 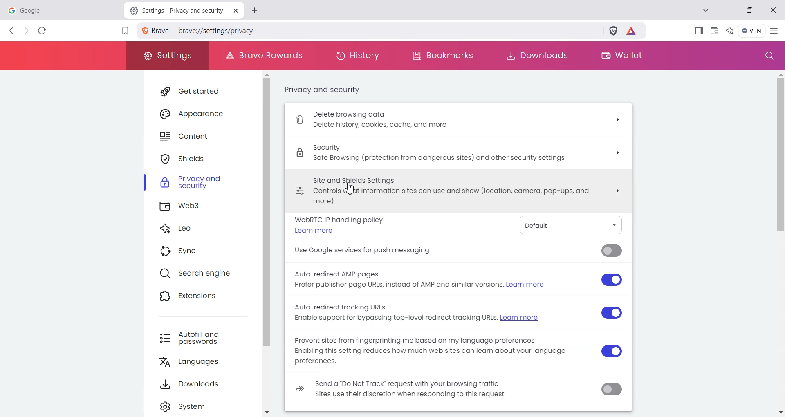 What do you see at coordinates (632, 32) in the screenshot?
I see `Brave Reward` at bounding box center [632, 32].